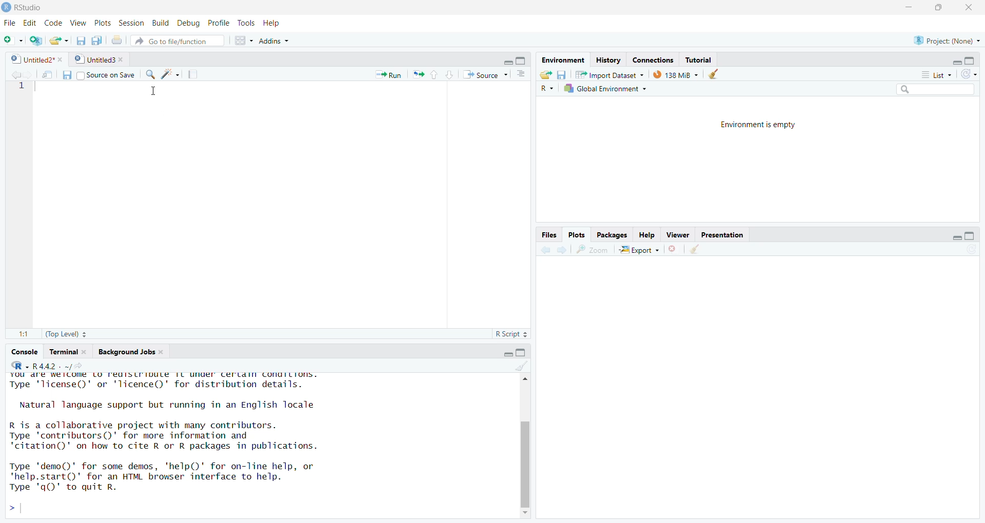 The height and width of the screenshot is (523, 985). I want to click on Environment, so click(563, 58).